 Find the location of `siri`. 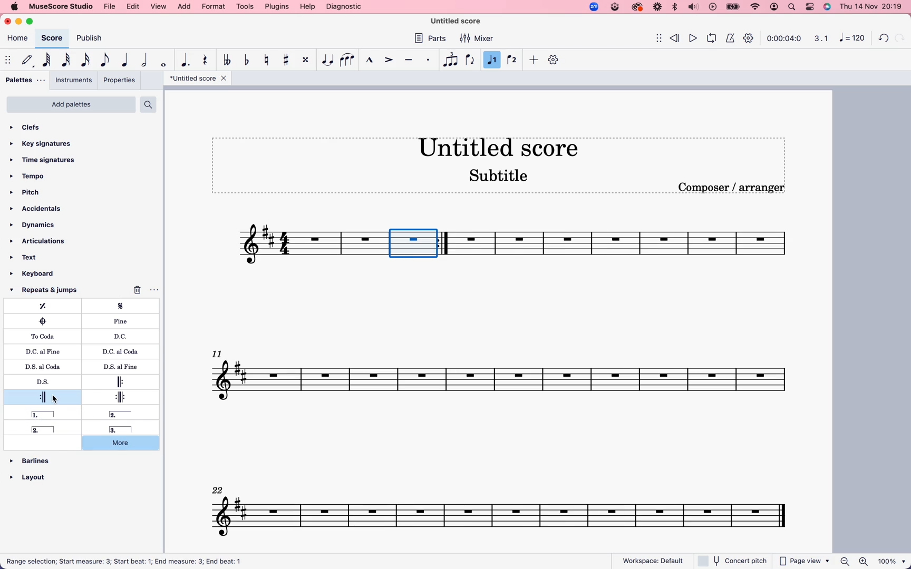

siri is located at coordinates (826, 6).